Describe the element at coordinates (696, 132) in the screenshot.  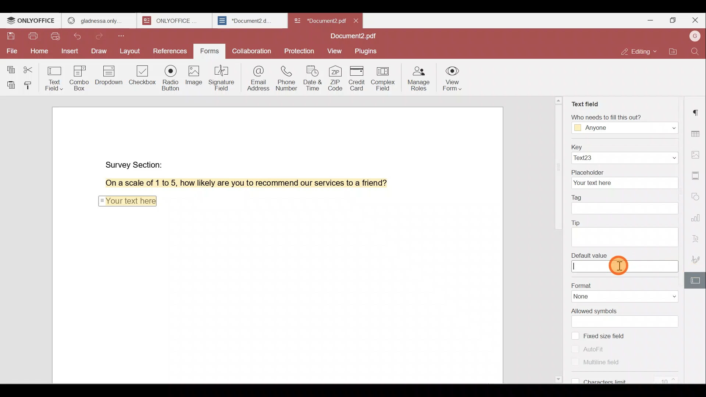
I see `Table settings` at that location.